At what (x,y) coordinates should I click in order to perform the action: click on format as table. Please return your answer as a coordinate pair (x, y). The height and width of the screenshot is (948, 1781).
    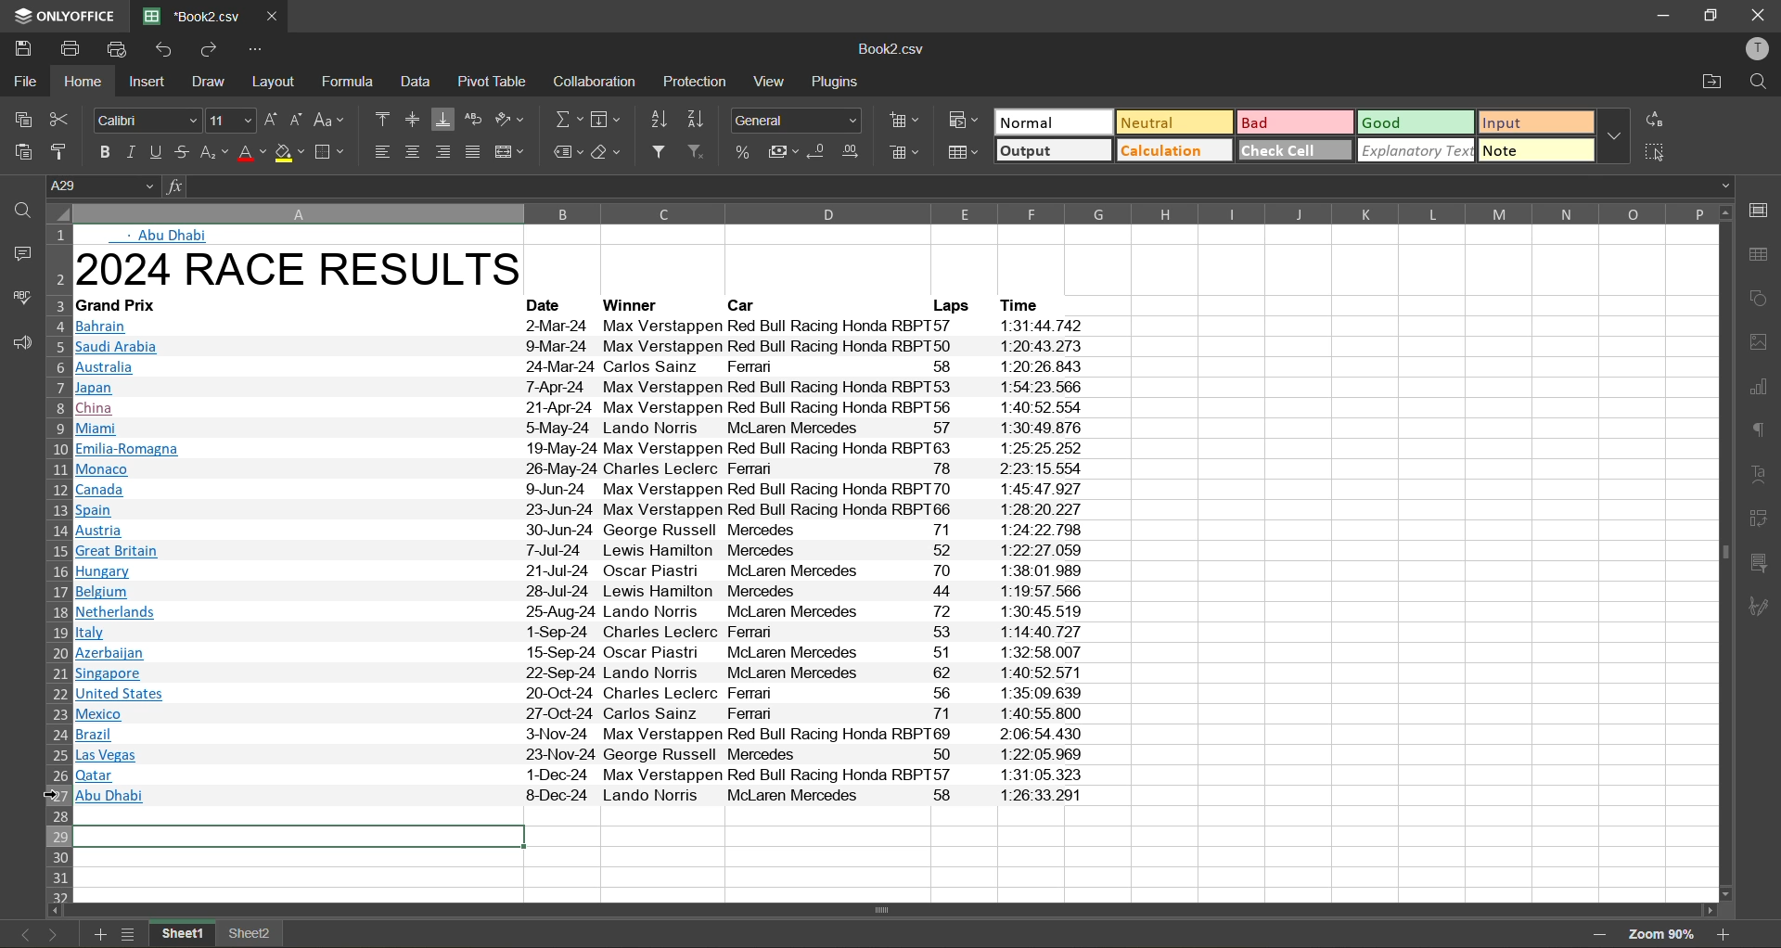
    Looking at the image, I should click on (968, 157).